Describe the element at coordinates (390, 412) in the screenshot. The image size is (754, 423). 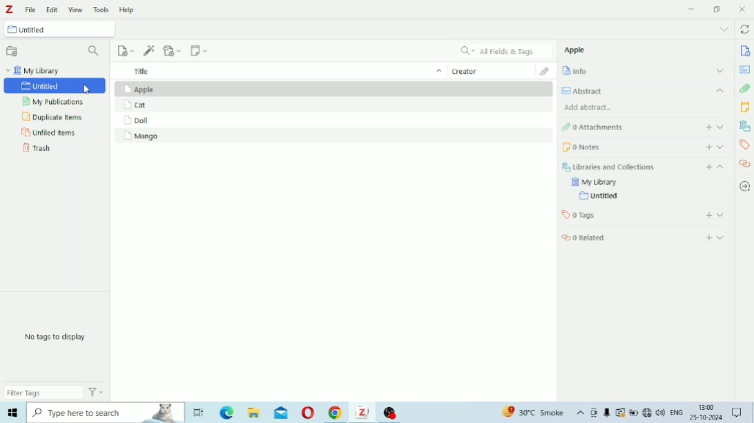
I see `` at that location.